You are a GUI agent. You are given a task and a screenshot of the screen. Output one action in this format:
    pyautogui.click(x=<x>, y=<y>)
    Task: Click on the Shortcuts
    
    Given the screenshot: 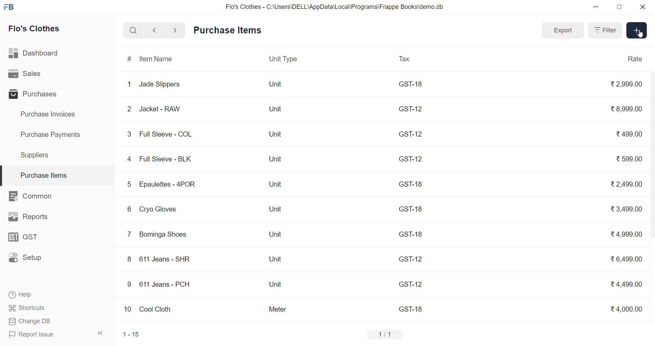 What is the action you would take?
    pyautogui.click(x=55, y=308)
    